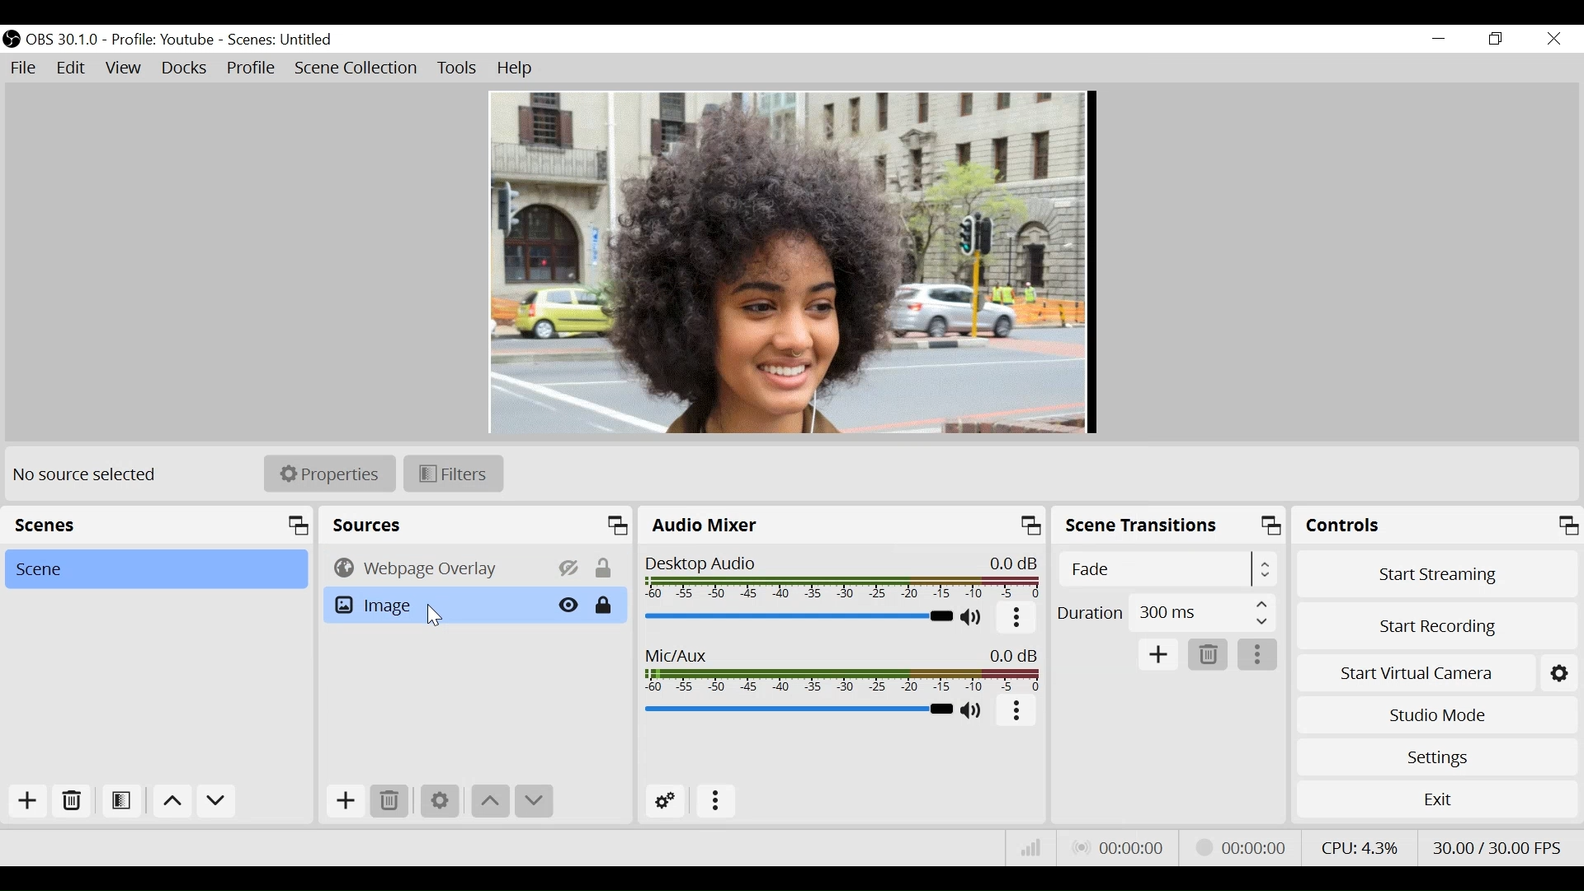  I want to click on File, so click(24, 68).